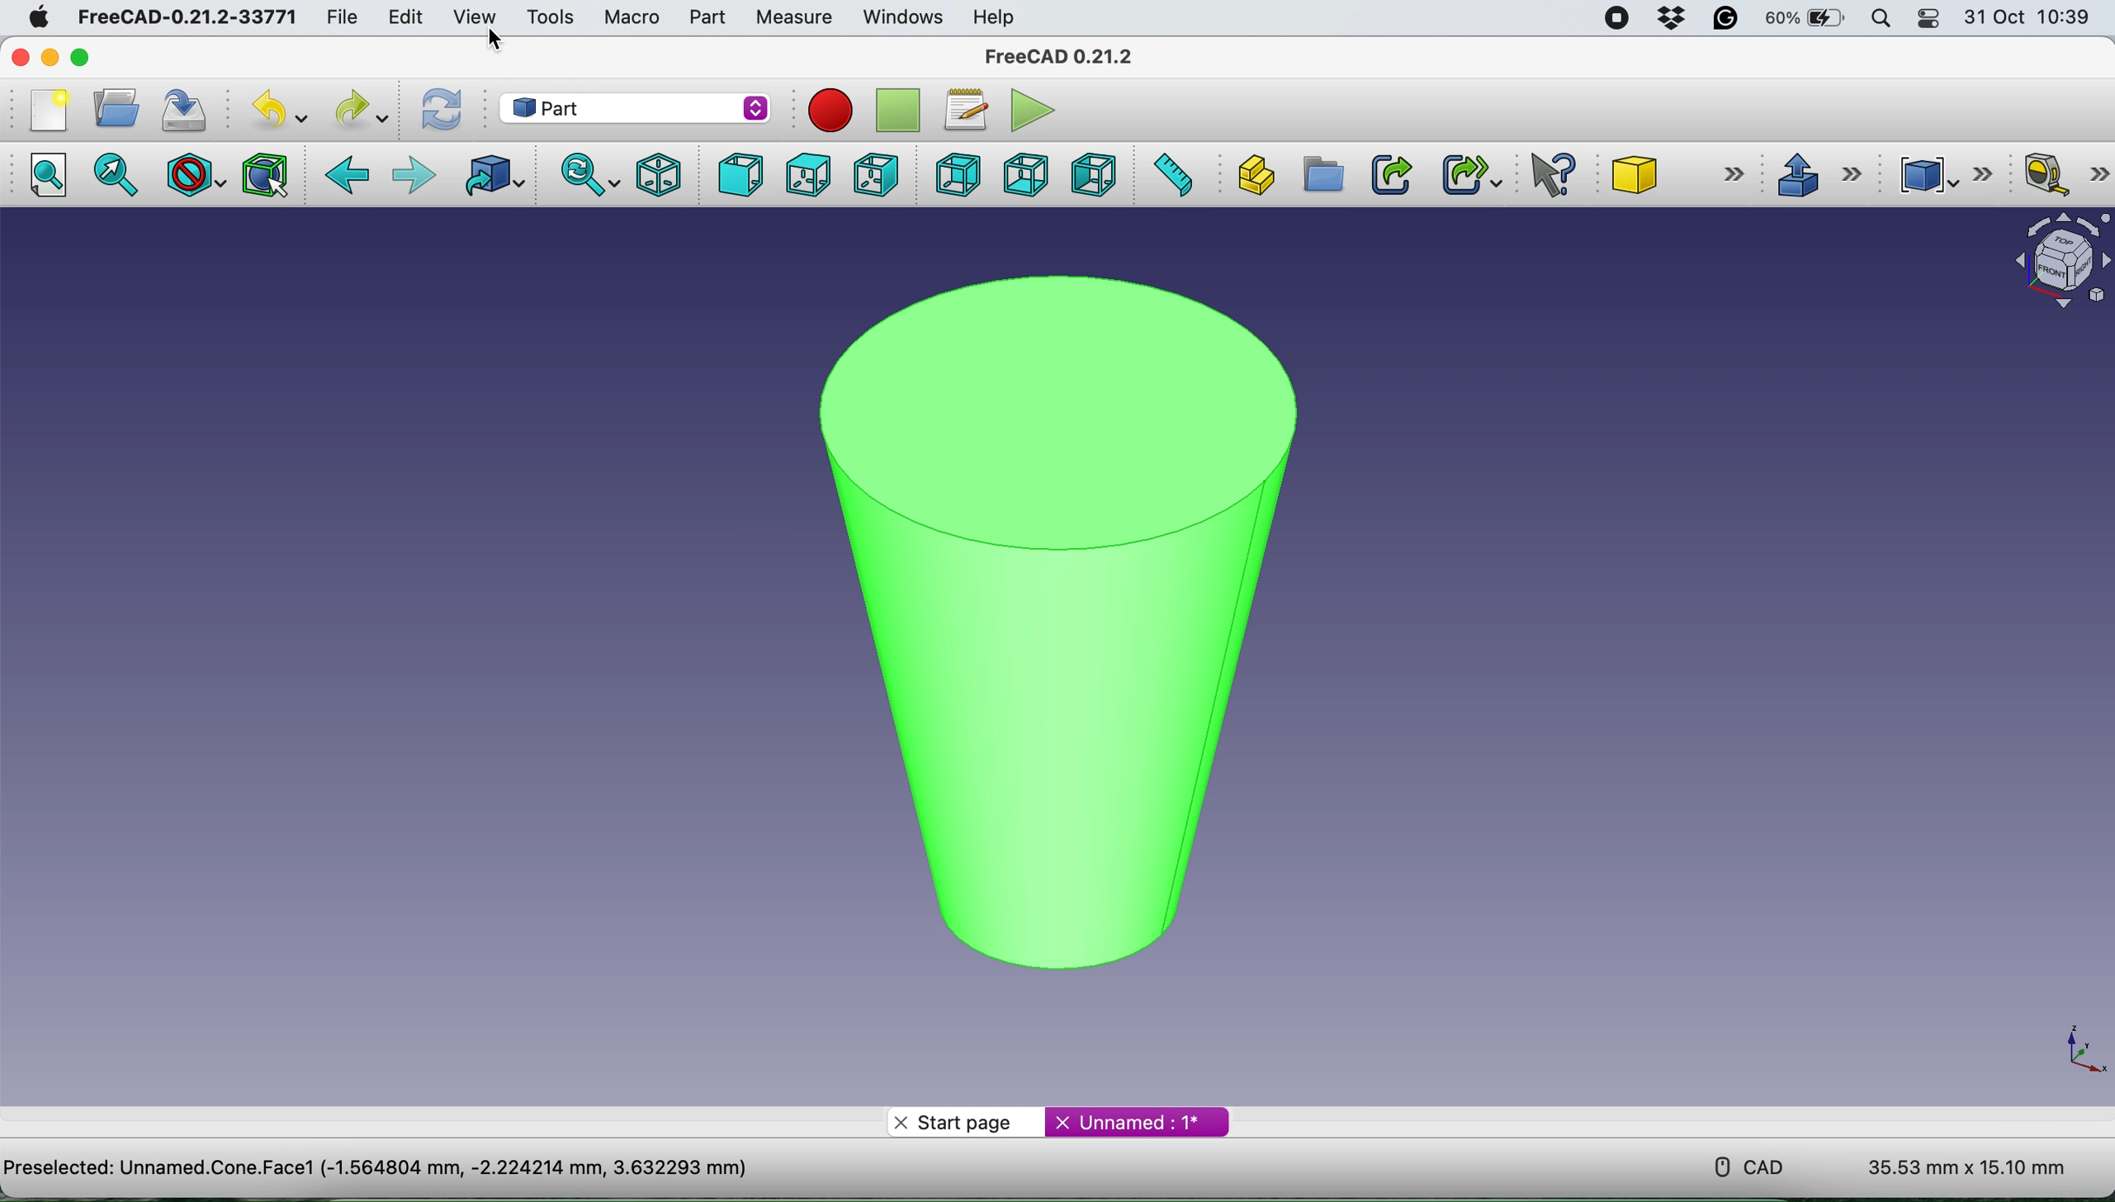 The width and height of the screenshot is (2115, 1202). Describe the element at coordinates (899, 17) in the screenshot. I see `windows` at that location.